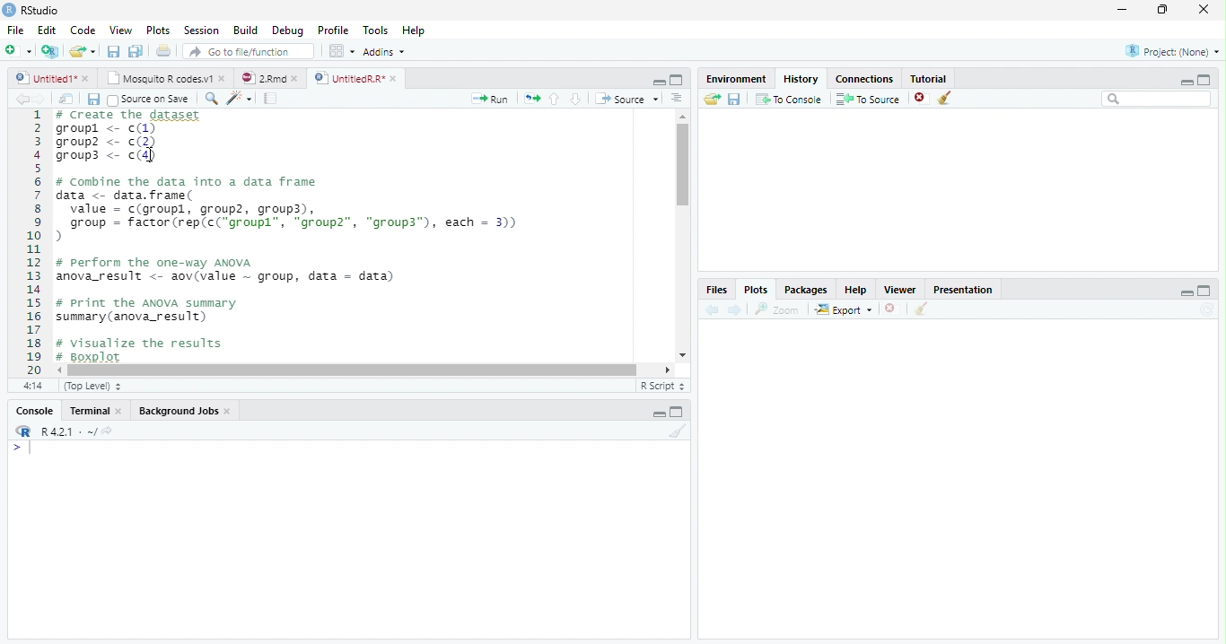  What do you see at coordinates (680, 236) in the screenshot?
I see `Scrollbar` at bounding box center [680, 236].